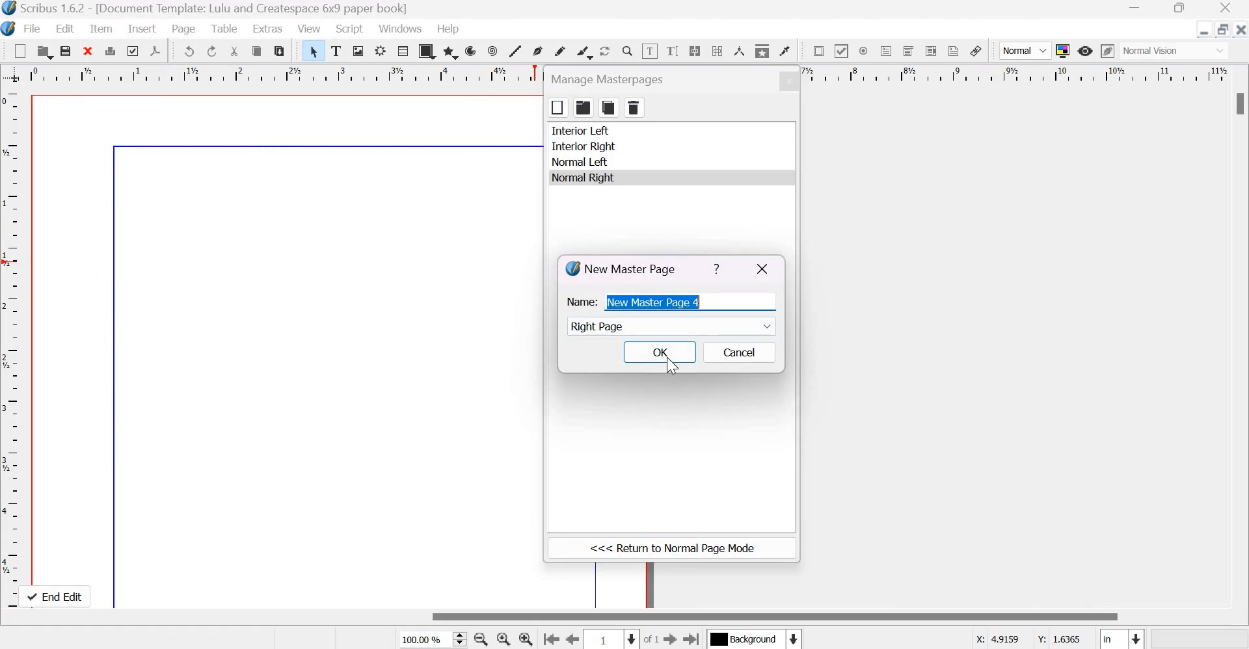 This screenshot has width=1249, height=649. Describe the element at coordinates (739, 52) in the screenshot. I see `Measurements` at that location.